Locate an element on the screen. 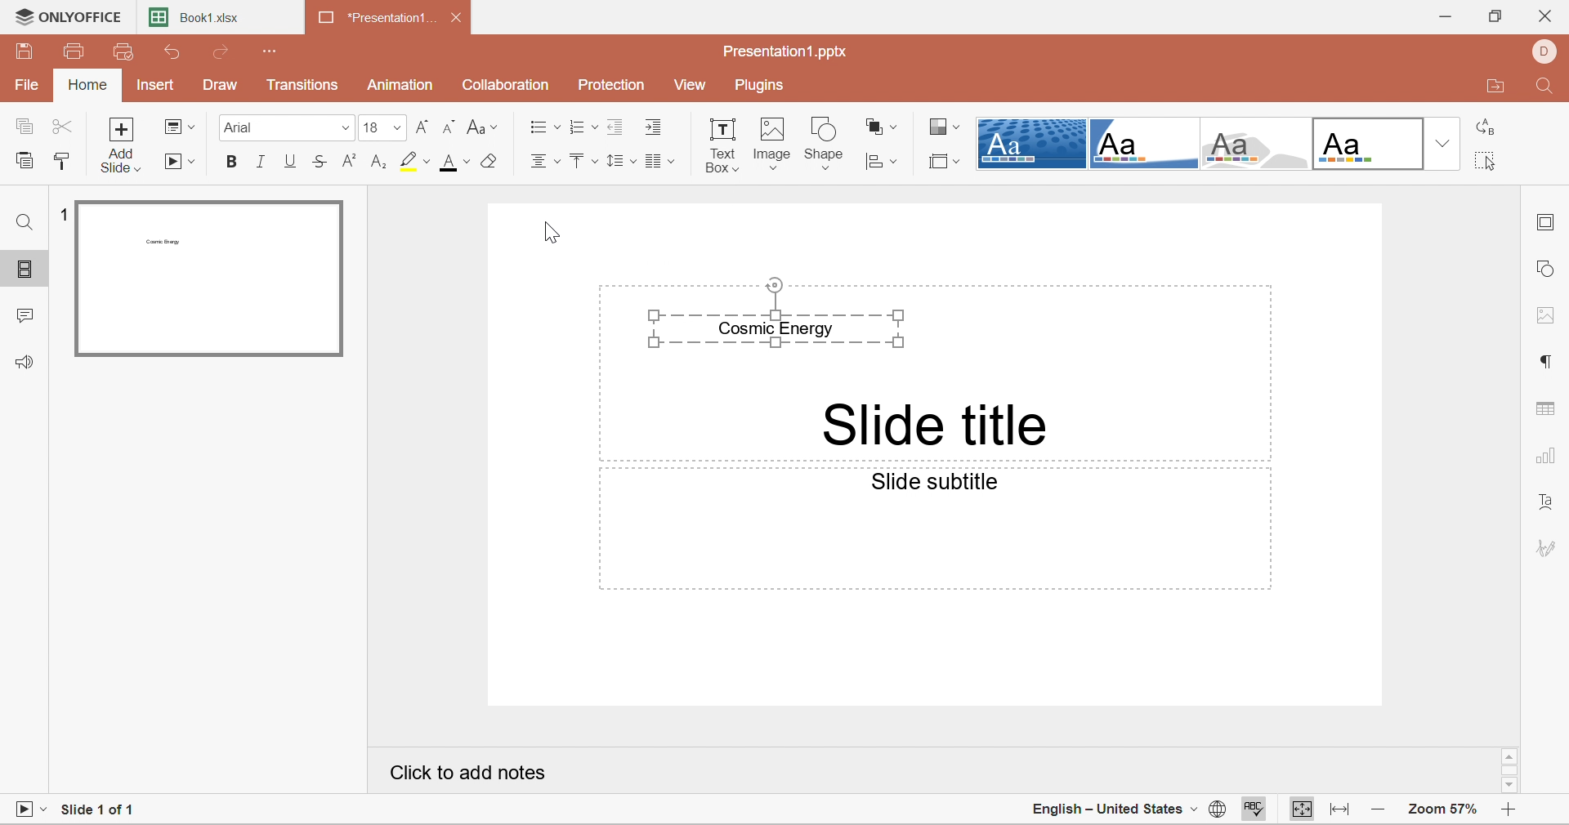  Redo is located at coordinates (227, 54).